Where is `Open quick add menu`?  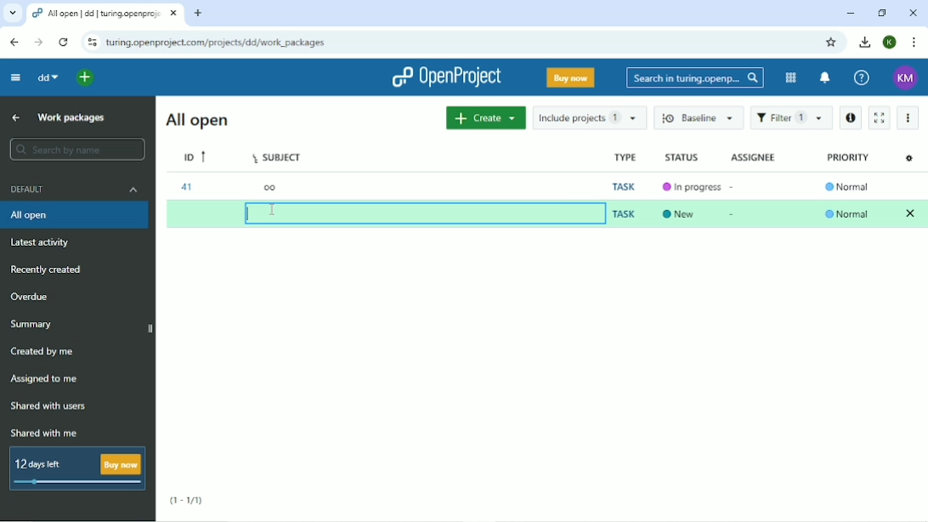 Open quick add menu is located at coordinates (85, 78).